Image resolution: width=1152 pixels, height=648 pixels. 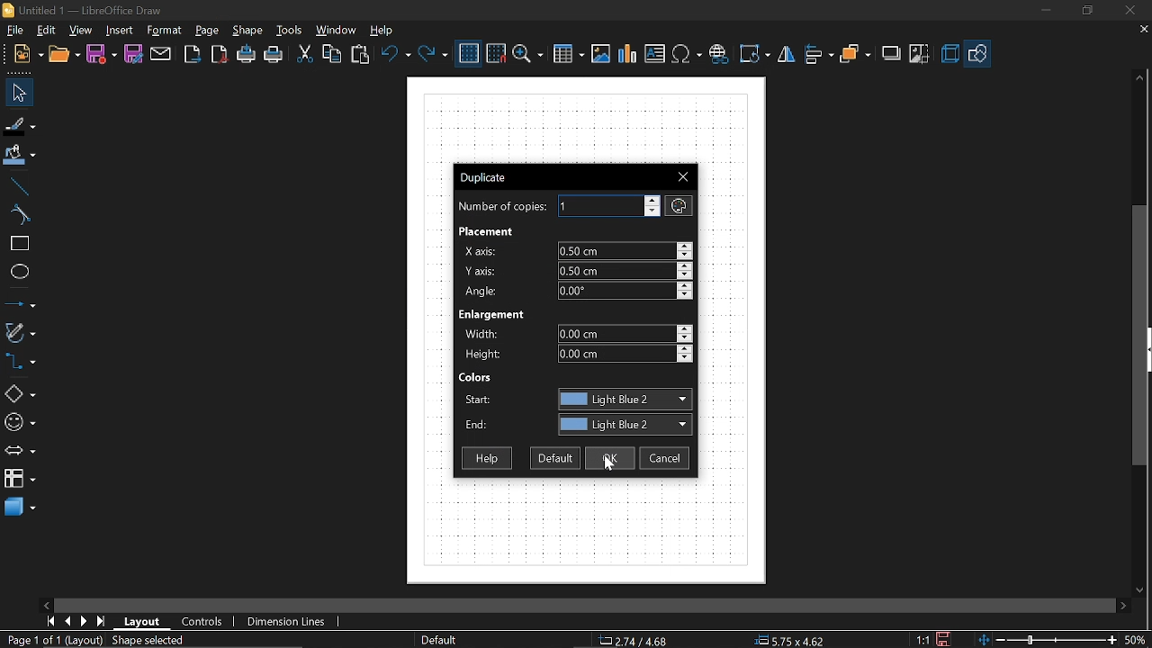 I want to click on Open, so click(x=65, y=56).